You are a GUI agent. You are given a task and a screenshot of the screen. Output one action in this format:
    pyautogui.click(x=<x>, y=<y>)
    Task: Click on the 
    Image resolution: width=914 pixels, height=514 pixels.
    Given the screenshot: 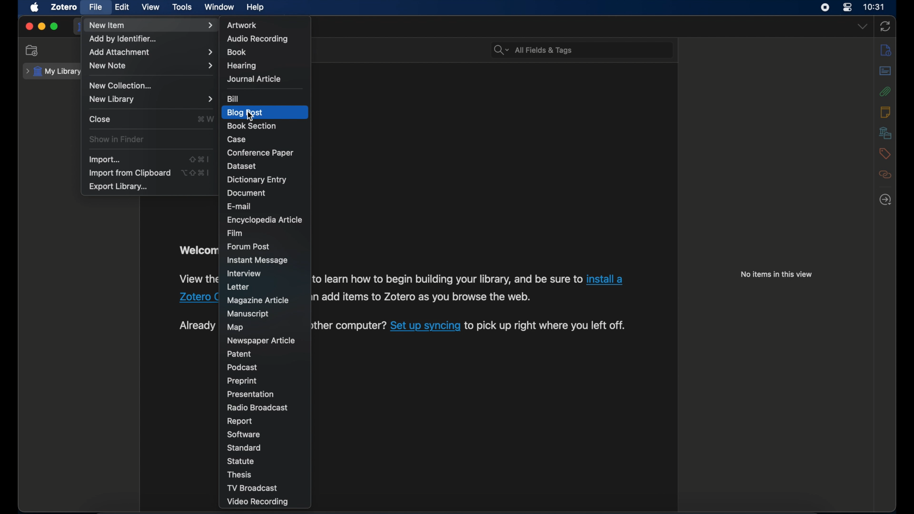 What is the action you would take?
    pyautogui.click(x=604, y=280)
    